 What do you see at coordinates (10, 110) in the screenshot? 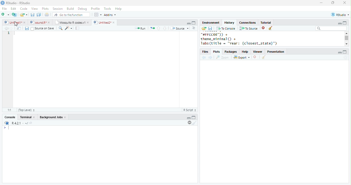
I see `1:1` at bounding box center [10, 110].